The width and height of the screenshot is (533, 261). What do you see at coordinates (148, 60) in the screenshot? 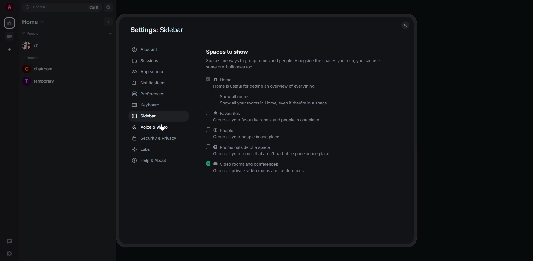
I see `sessions` at bounding box center [148, 60].